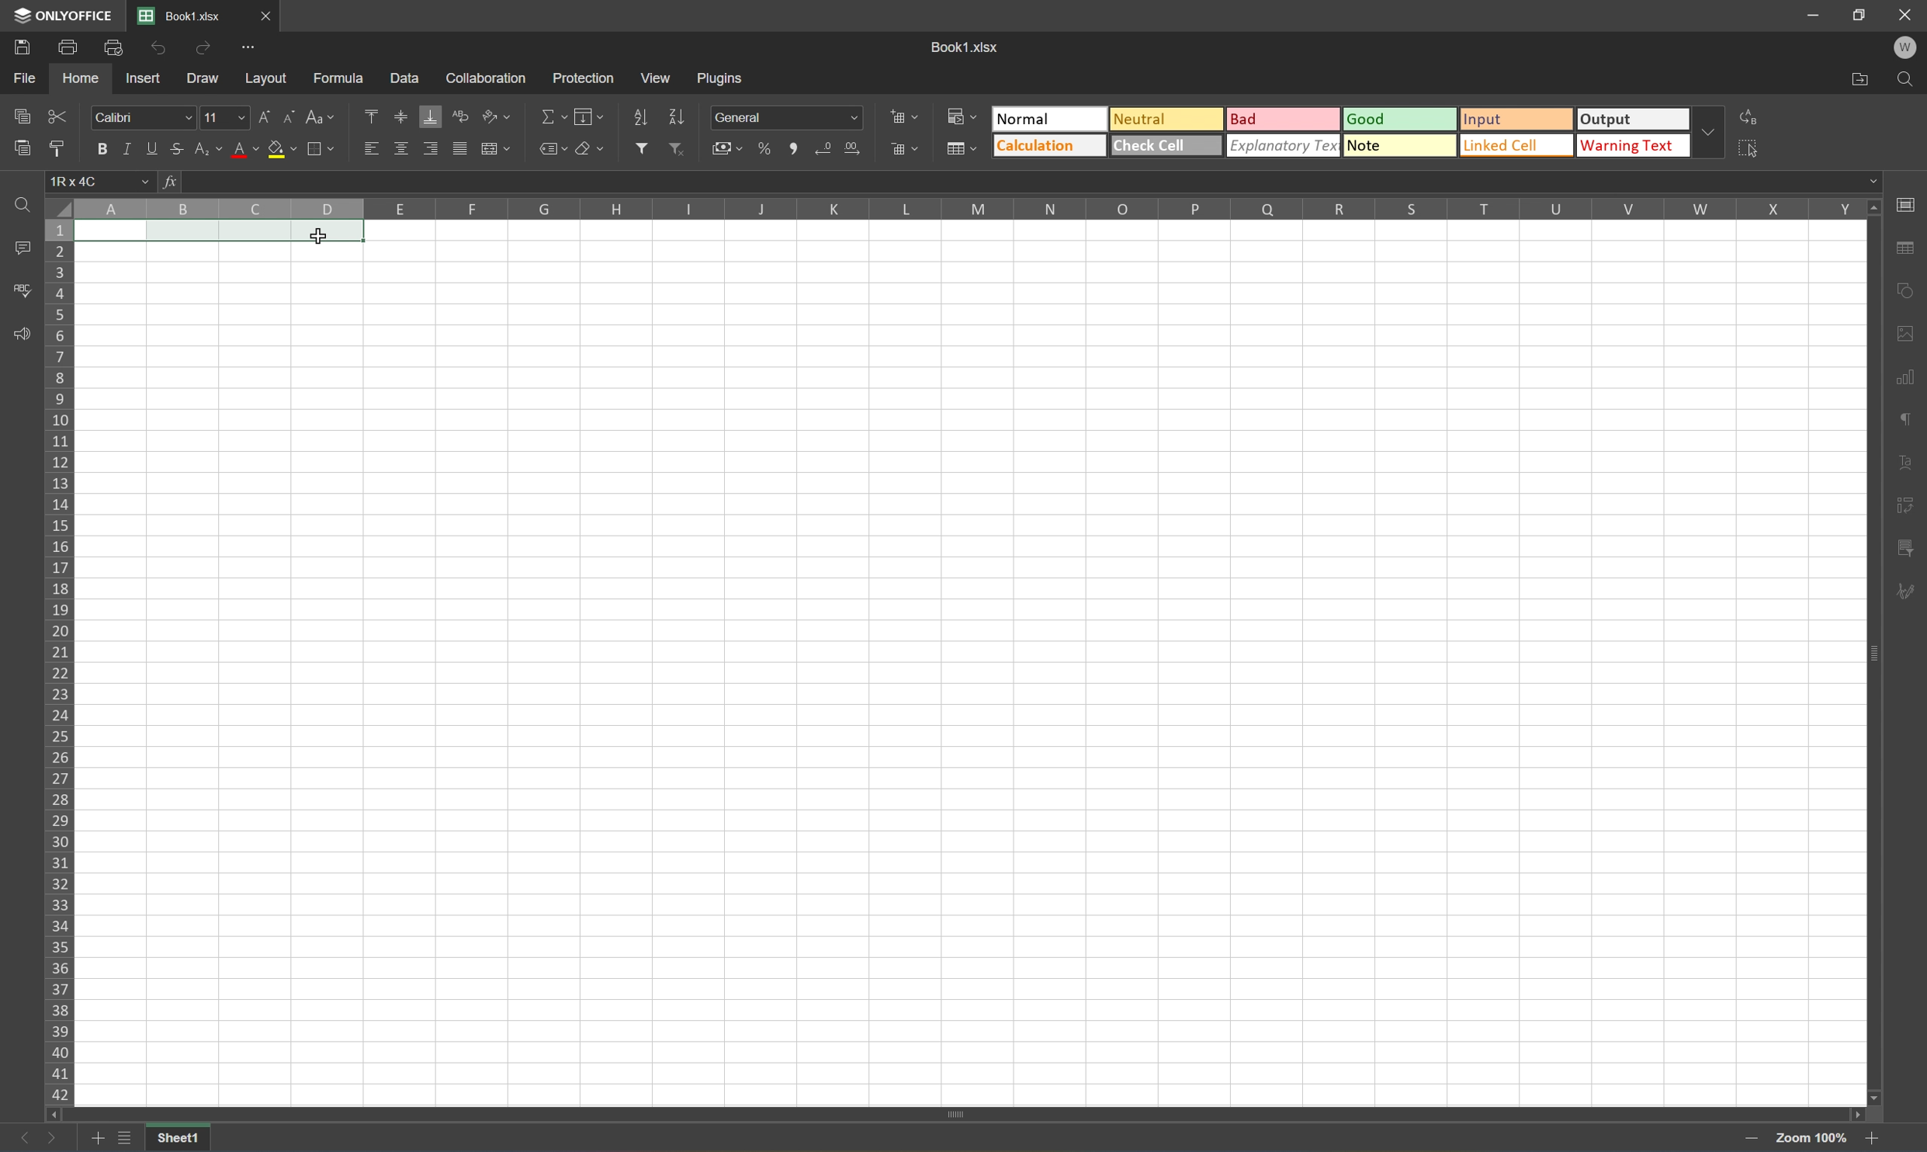 The height and width of the screenshot is (1152, 1927). I want to click on Spell checking, so click(19, 291).